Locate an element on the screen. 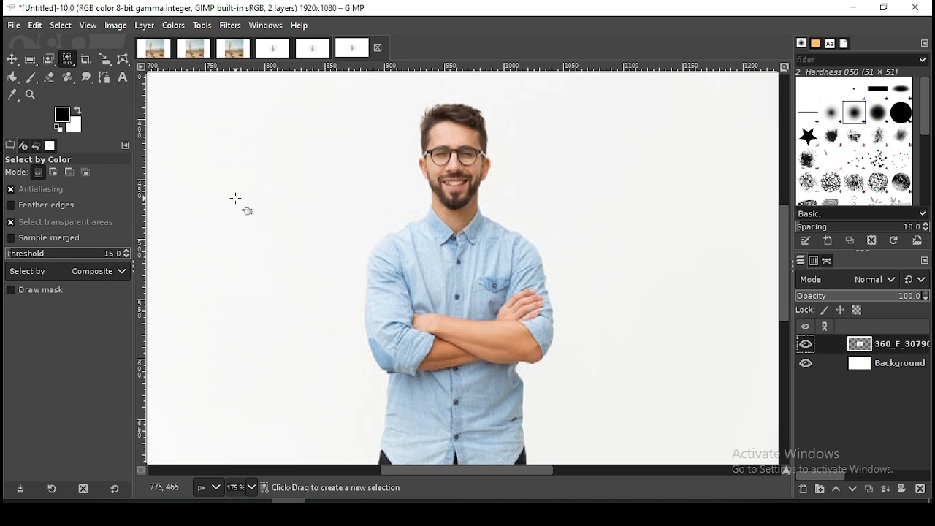 Image resolution: width=935 pixels, height=526 pixels. crop tool is located at coordinates (85, 61).